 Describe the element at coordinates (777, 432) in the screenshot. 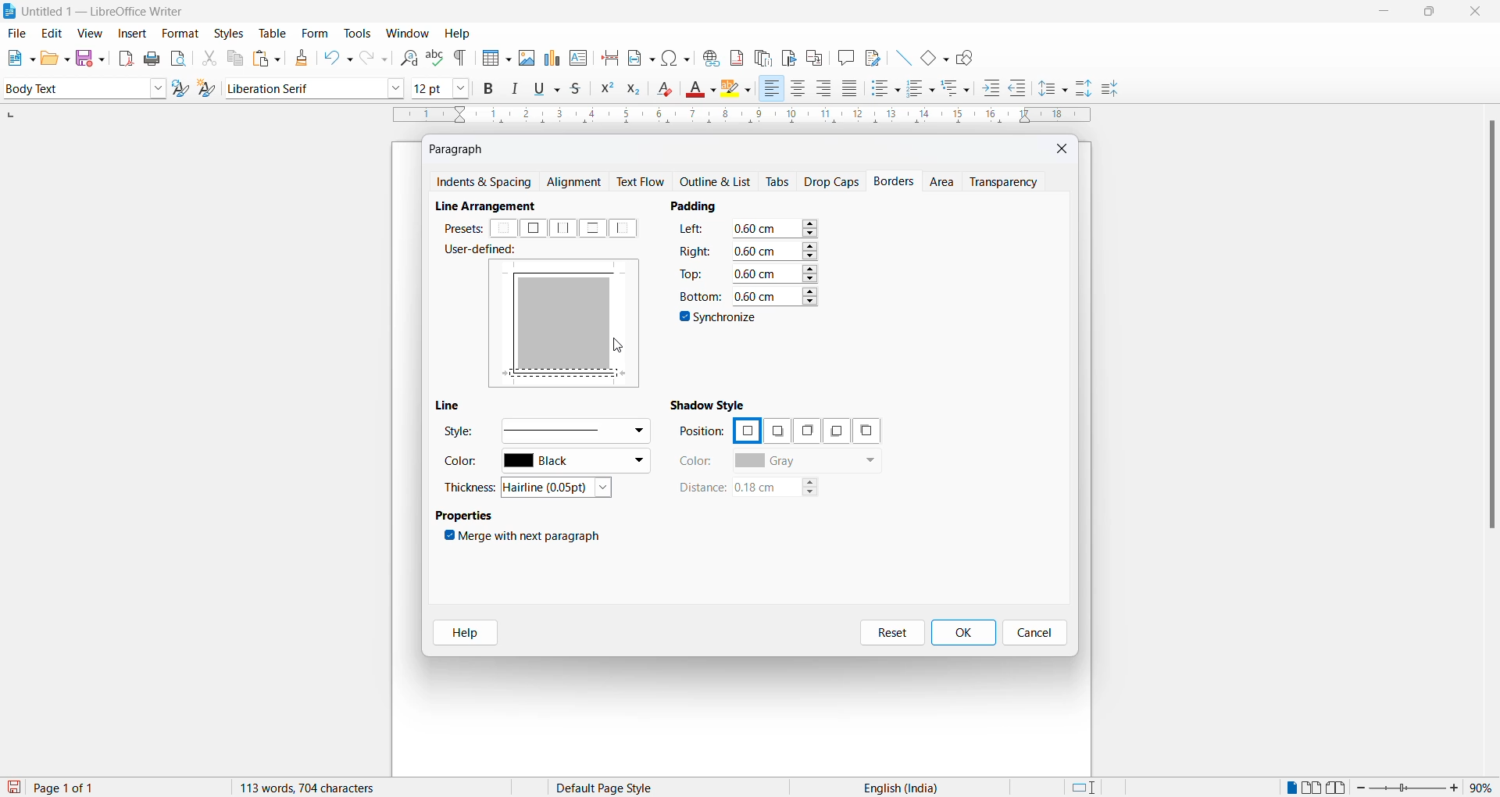

I see `position options` at that location.